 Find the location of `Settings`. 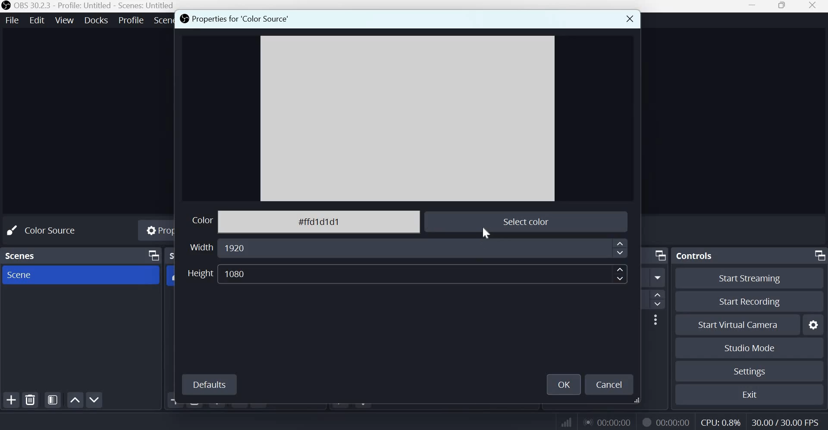

Settings is located at coordinates (749, 371).